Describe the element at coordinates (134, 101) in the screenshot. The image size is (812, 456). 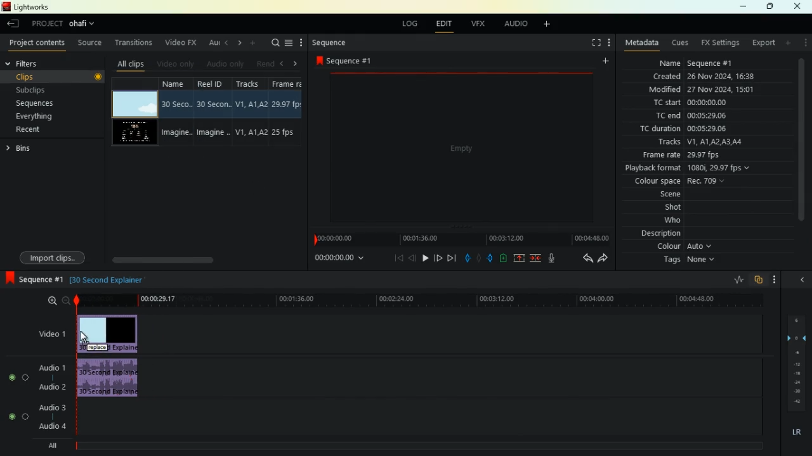
I see `video` at that location.